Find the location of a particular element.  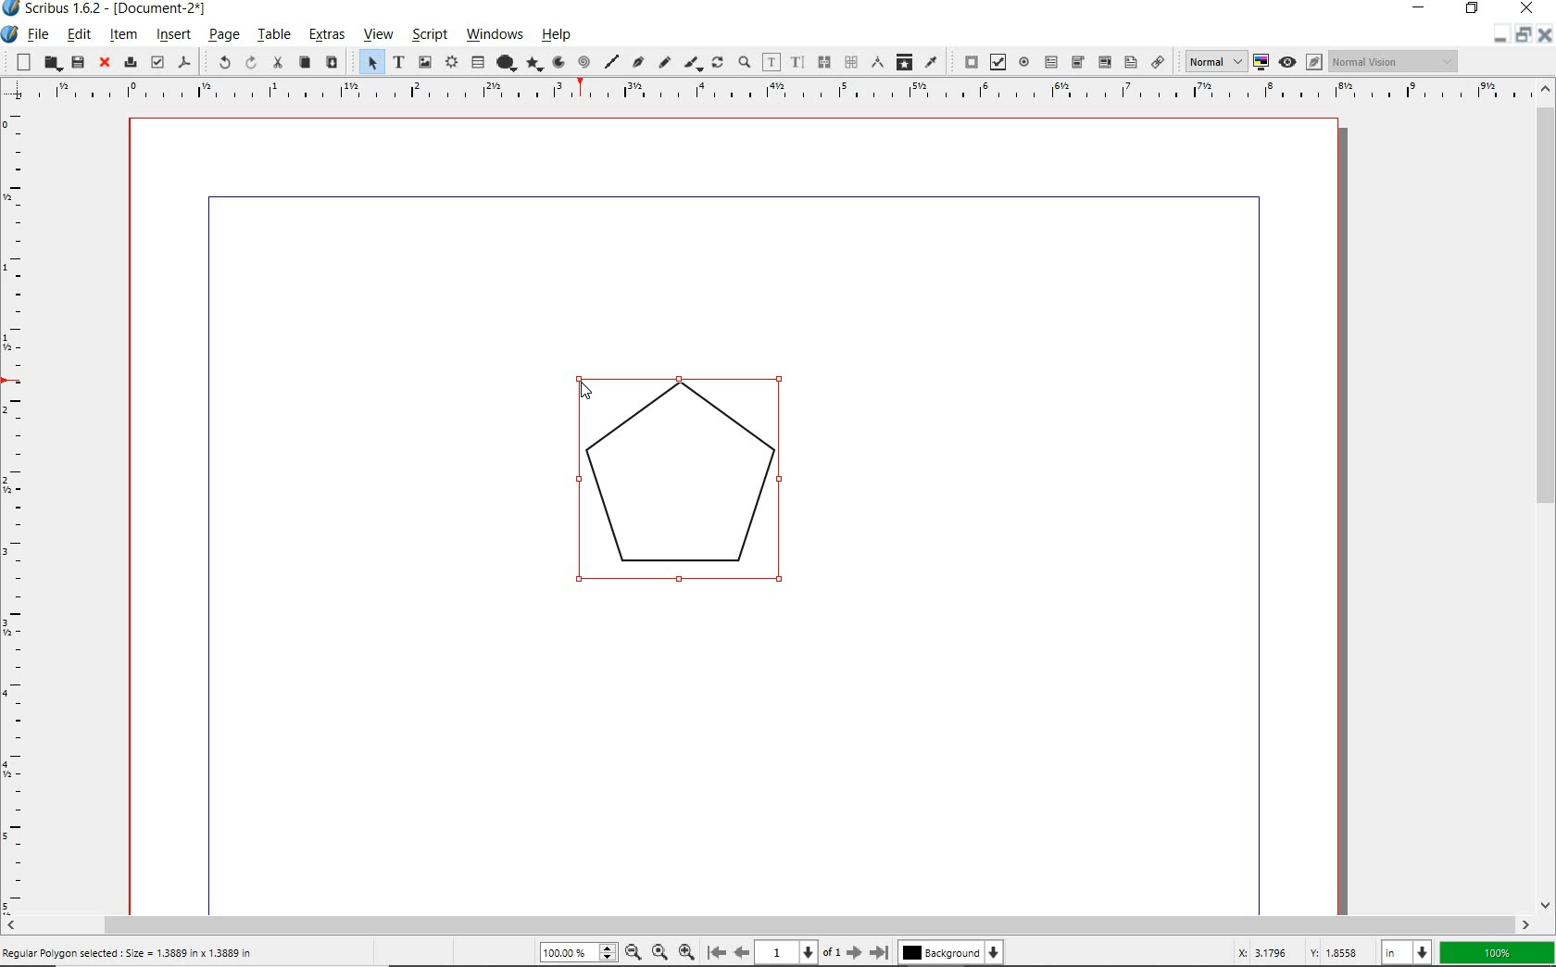

zoom in or zoom out is located at coordinates (744, 61).